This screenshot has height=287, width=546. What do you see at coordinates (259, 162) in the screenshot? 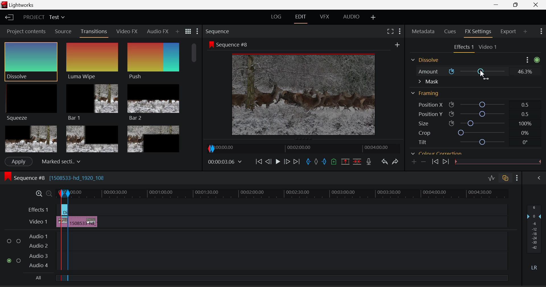
I see `To start` at bounding box center [259, 162].